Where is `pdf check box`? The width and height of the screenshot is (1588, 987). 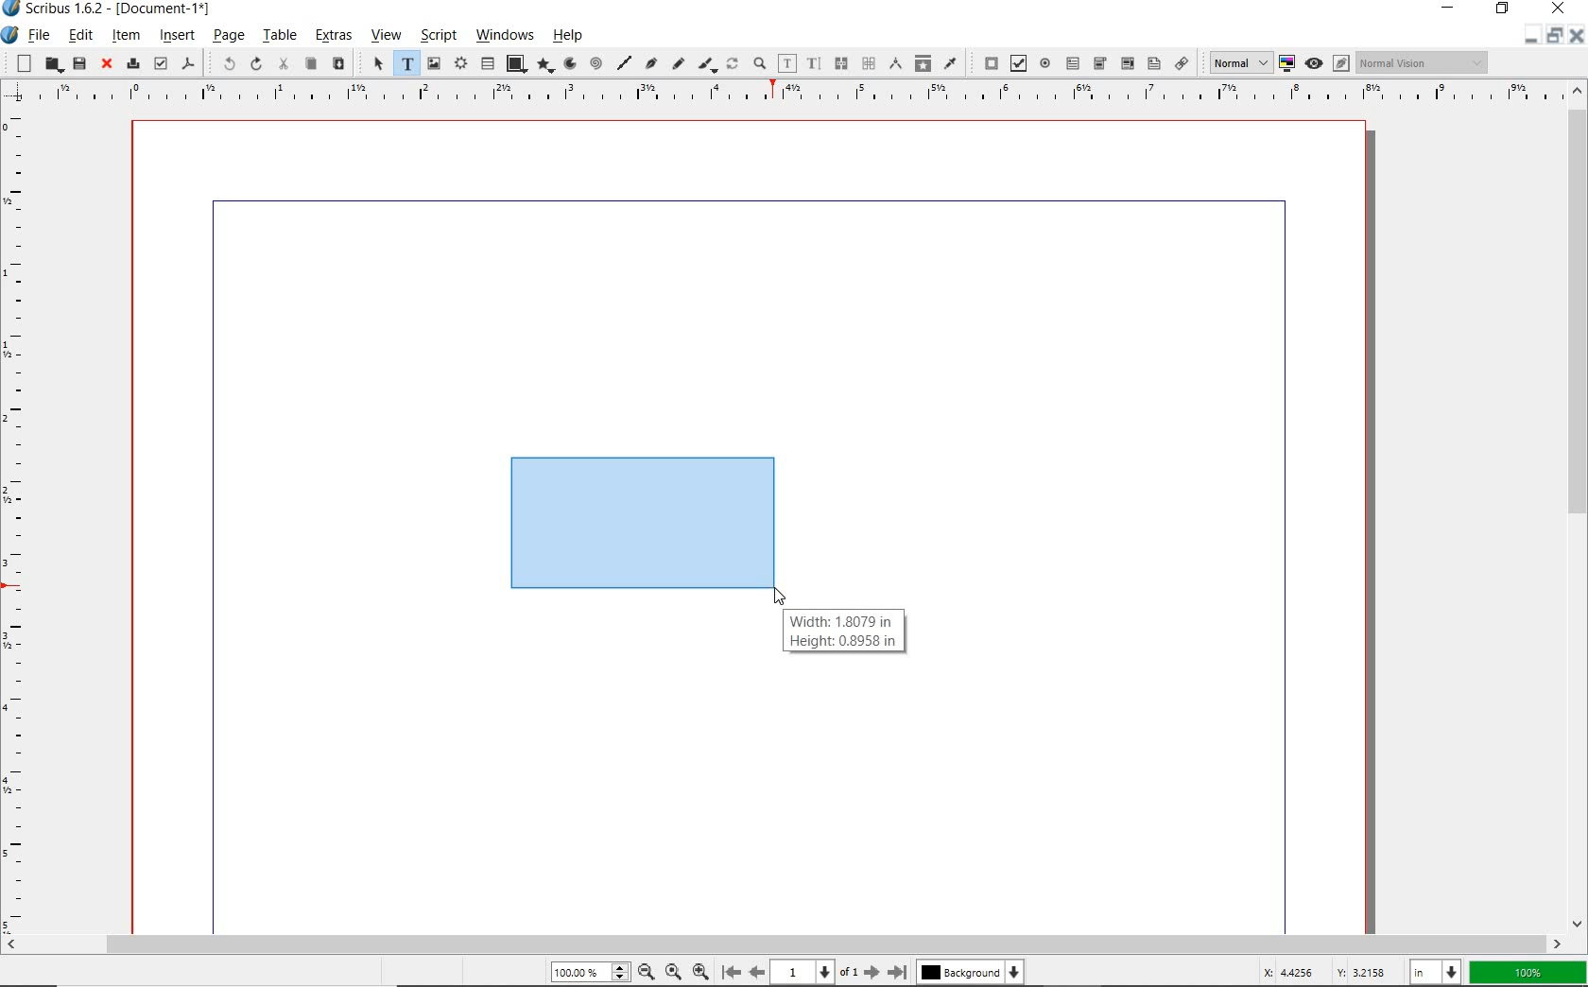
pdf check box is located at coordinates (1016, 62).